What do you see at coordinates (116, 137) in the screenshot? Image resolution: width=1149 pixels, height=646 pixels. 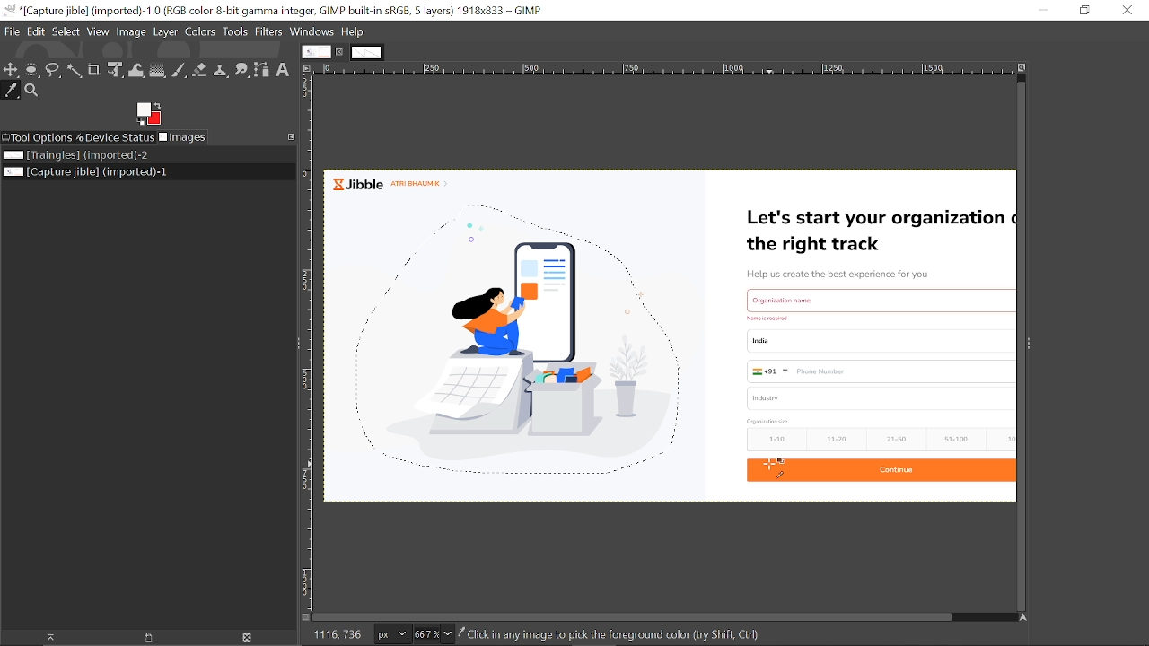 I see `Device status` at bounding box center [116, 137].